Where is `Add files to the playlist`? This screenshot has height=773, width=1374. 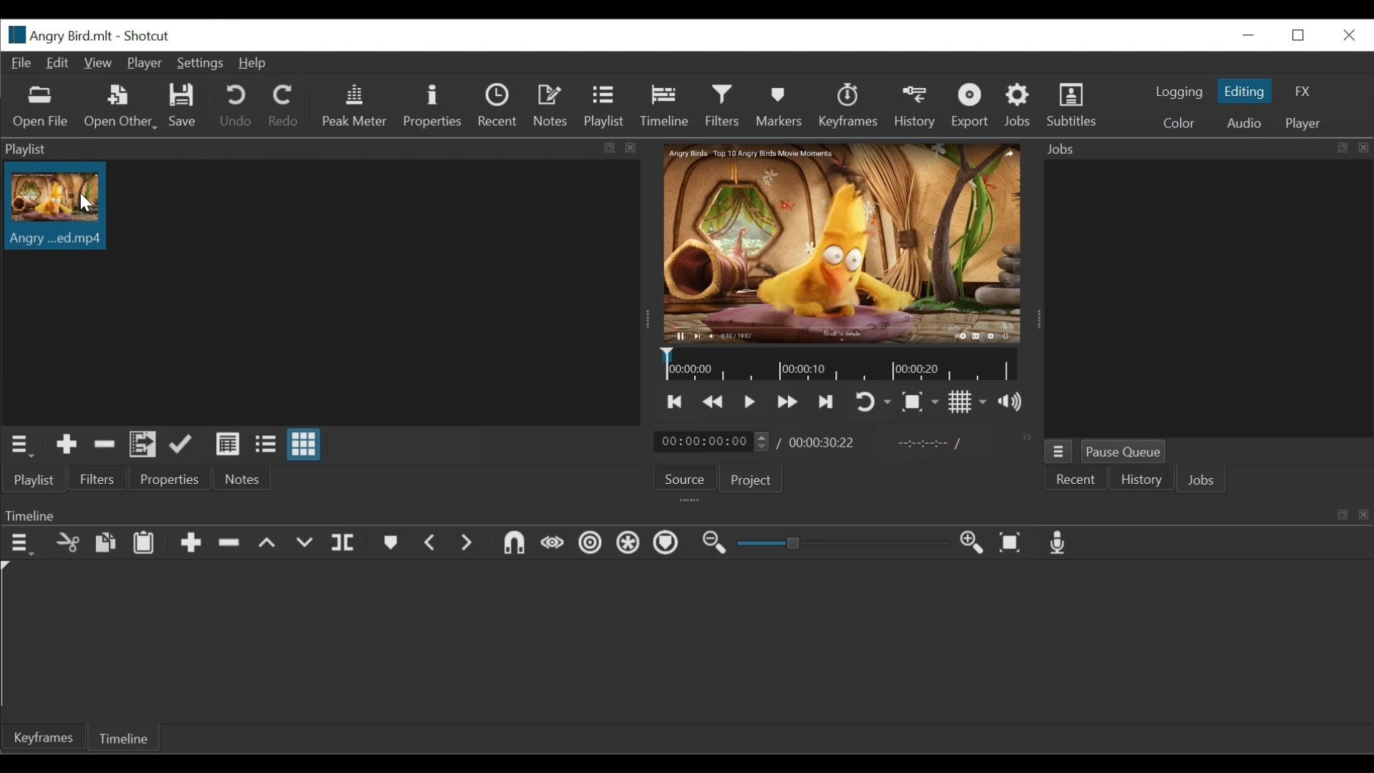
Add files to the playlist is located at coordinates (143, 445).